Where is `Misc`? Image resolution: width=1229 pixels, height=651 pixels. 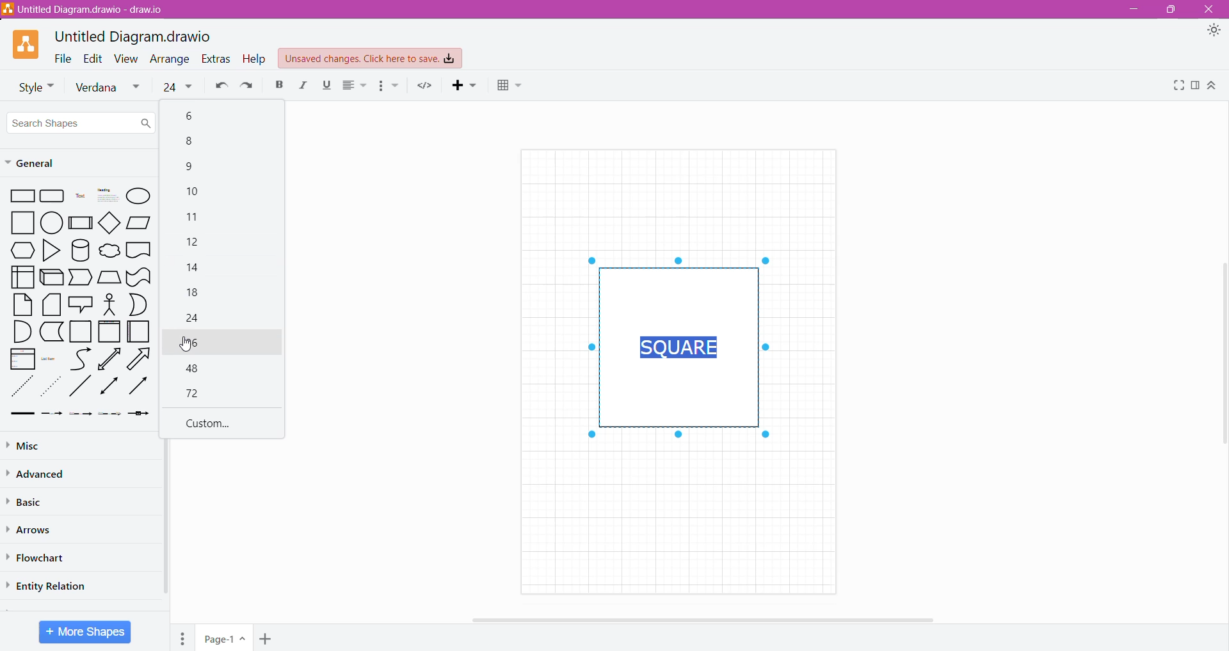
Misc is located at coordinates (33, 446).